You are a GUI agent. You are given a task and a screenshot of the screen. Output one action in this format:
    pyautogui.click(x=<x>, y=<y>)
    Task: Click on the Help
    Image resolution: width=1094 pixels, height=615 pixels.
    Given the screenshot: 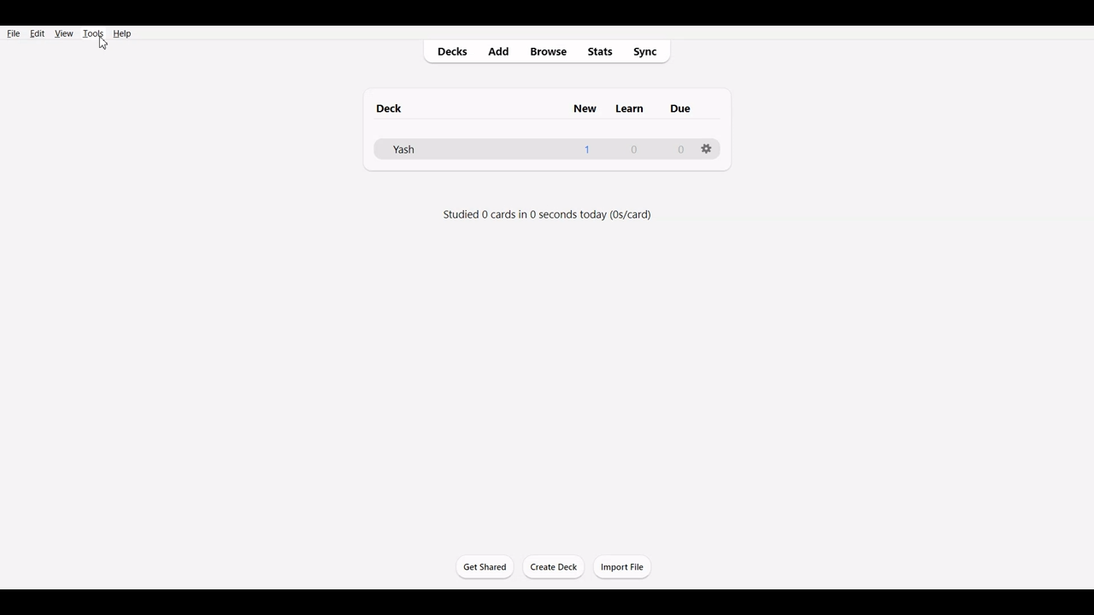 What is the action you would take?
    pyautogui.click(x=121, y=33)
    